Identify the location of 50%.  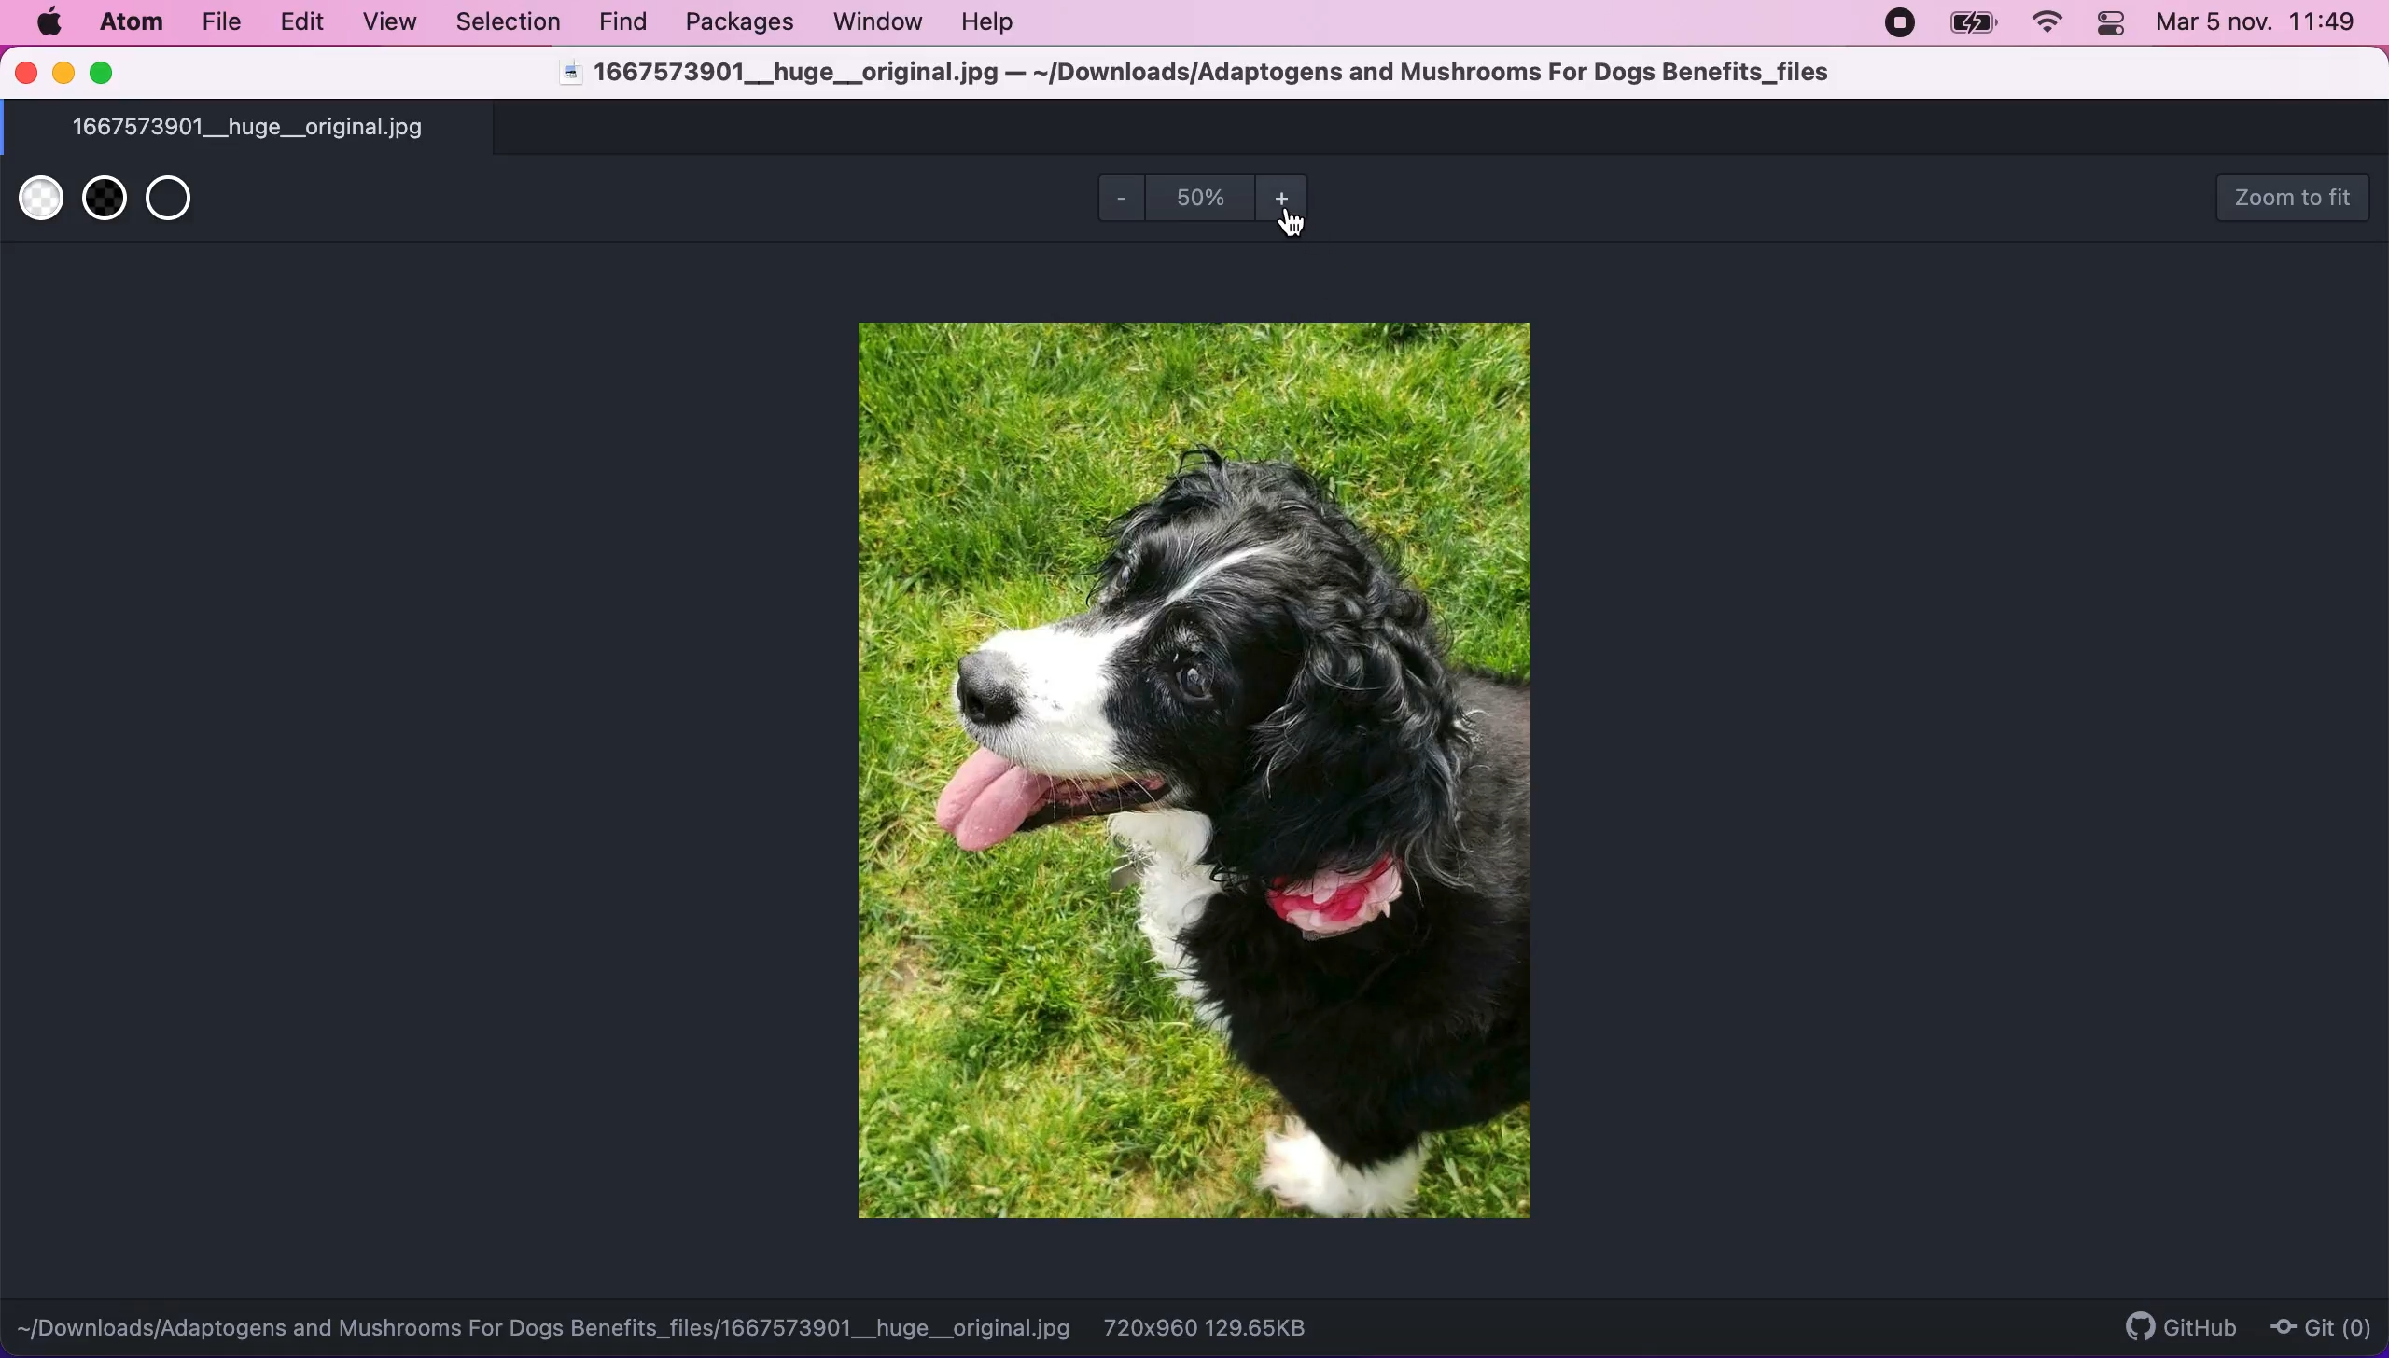
(1193, 197).